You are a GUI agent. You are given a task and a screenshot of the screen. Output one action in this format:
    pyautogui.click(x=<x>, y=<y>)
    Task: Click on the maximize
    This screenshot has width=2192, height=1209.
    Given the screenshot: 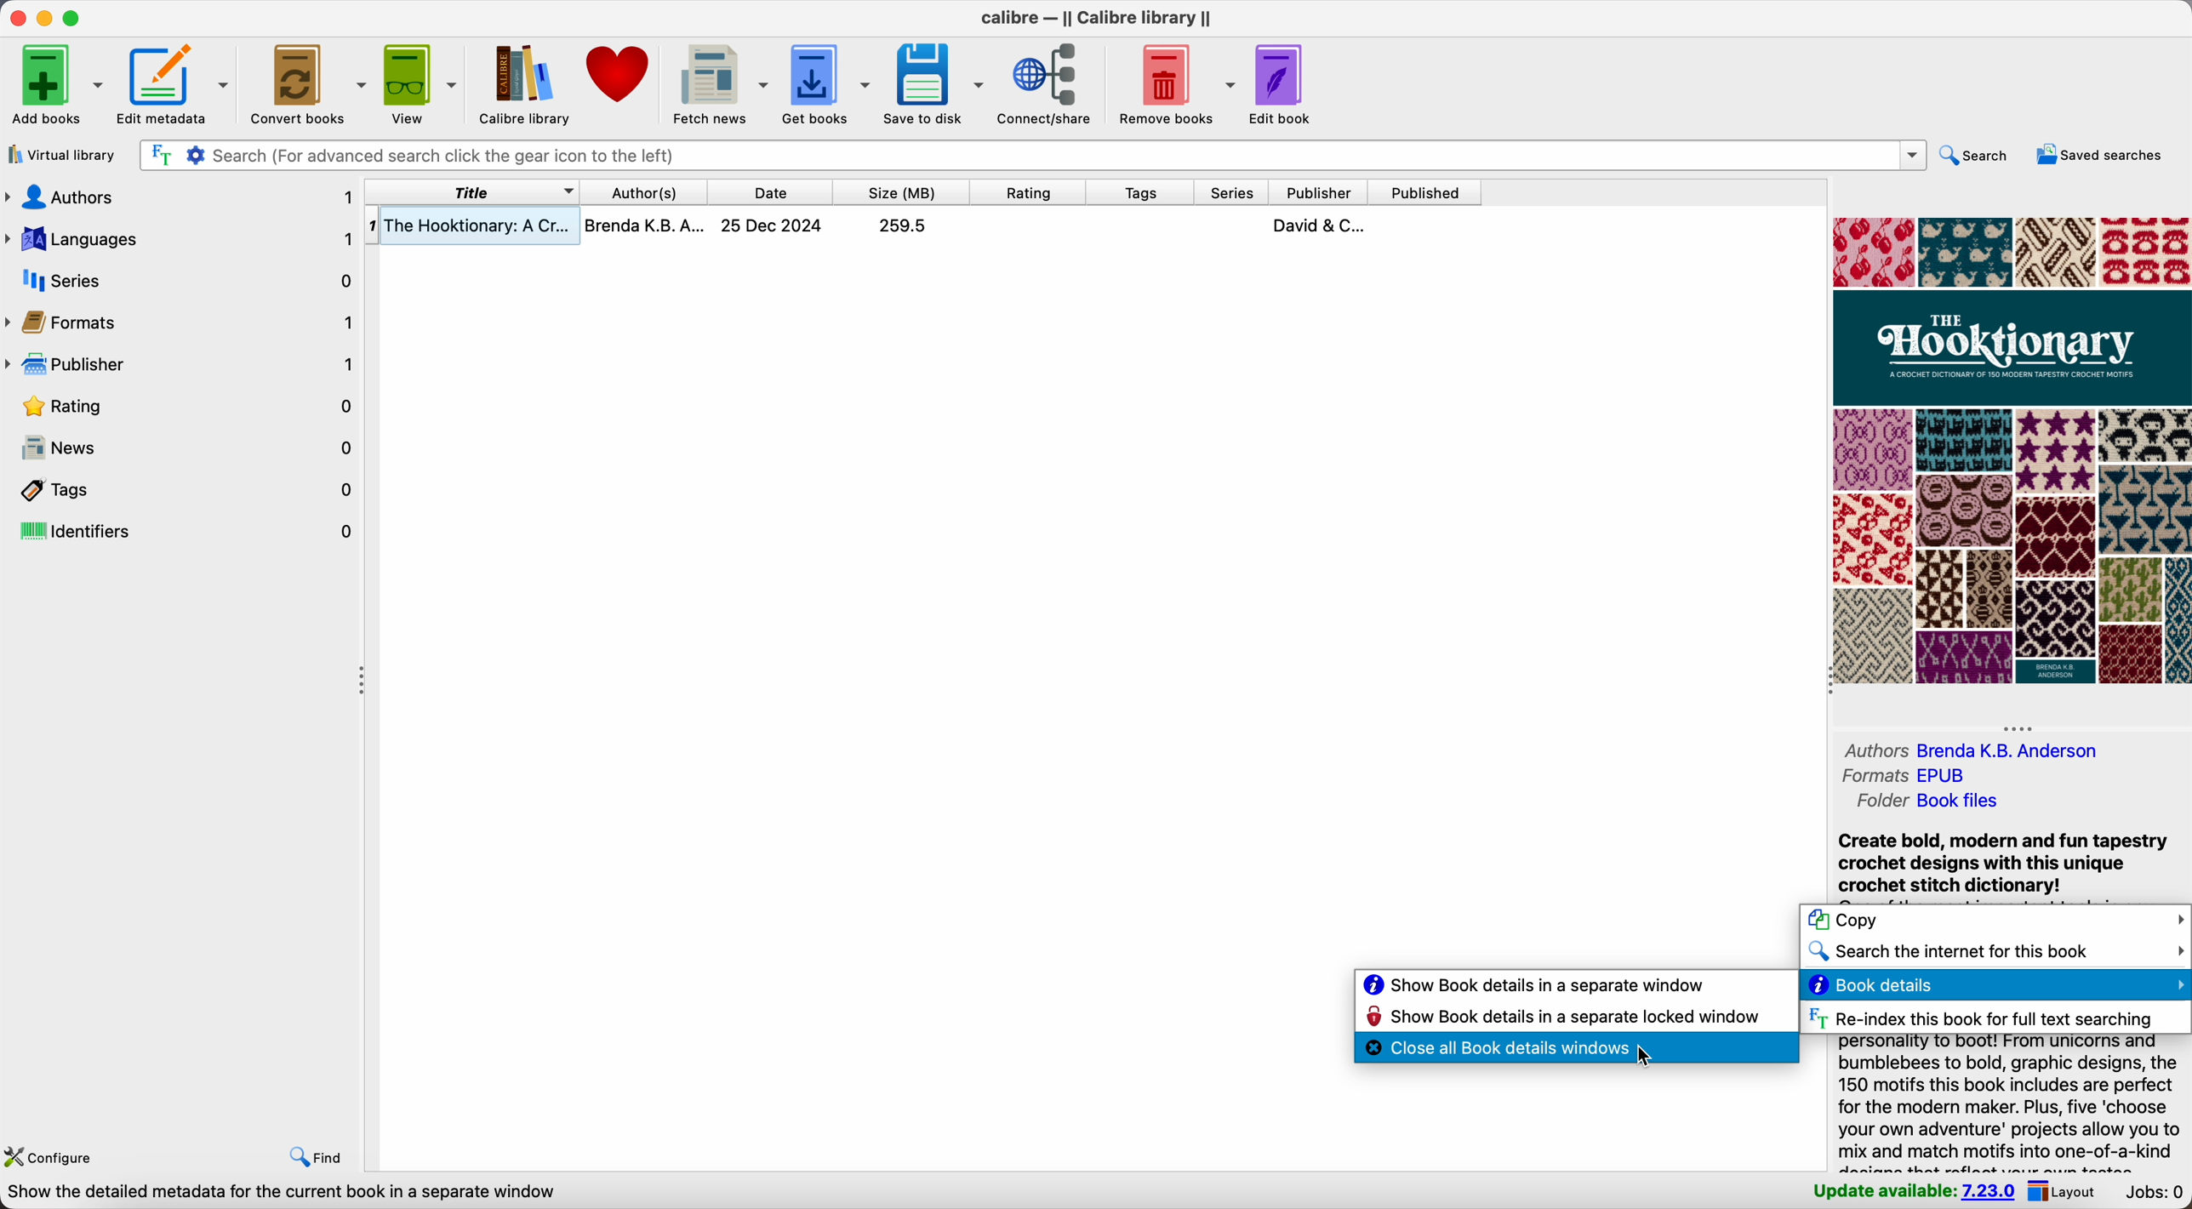 What is the action you would take?
    pyautogui.click(x=73, y=18)
    